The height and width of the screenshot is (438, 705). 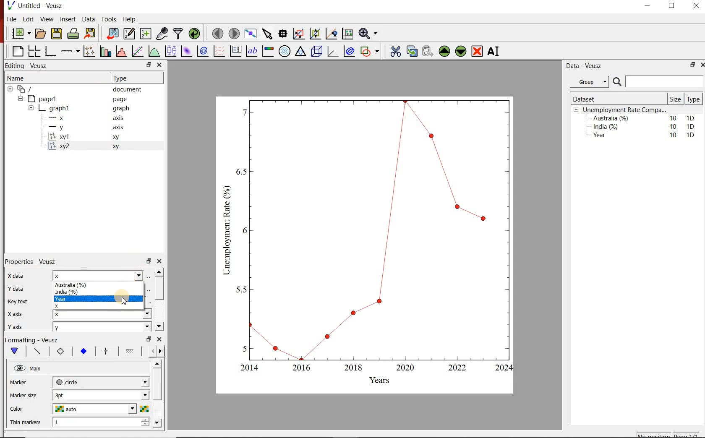 What do you see at coordinates (53, 77) in the screenshot?
I see `Name` at bounding box center [53, 77].